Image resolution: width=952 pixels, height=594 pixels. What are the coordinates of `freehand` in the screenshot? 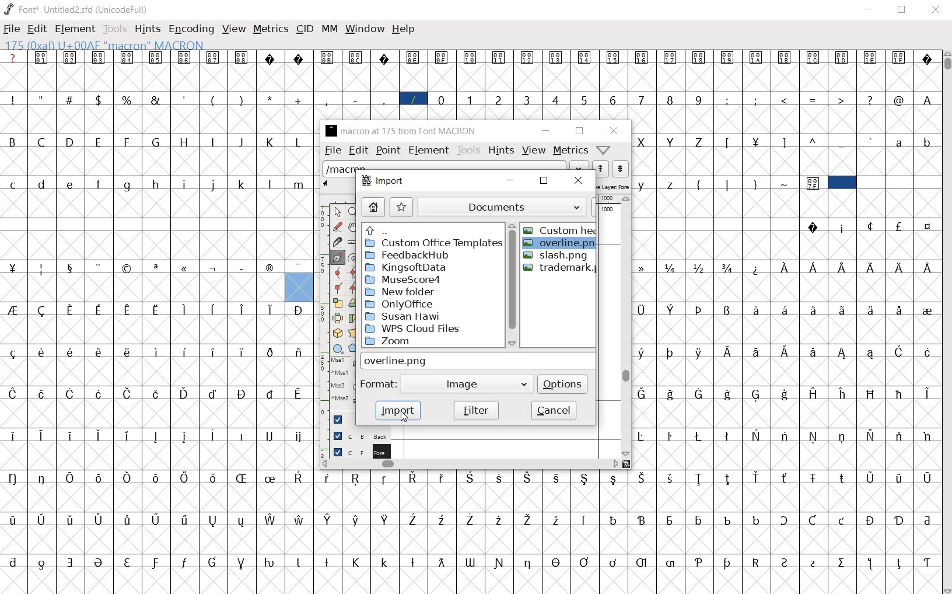 It's located at (336, 226).